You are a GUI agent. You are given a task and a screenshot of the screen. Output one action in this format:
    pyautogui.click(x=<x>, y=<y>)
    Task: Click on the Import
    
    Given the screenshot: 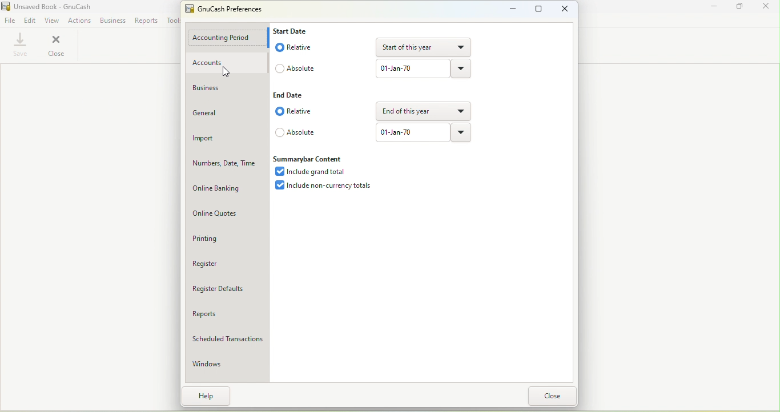 What is the action you would take?
    pyautogui.click(x=228, y=139)
    